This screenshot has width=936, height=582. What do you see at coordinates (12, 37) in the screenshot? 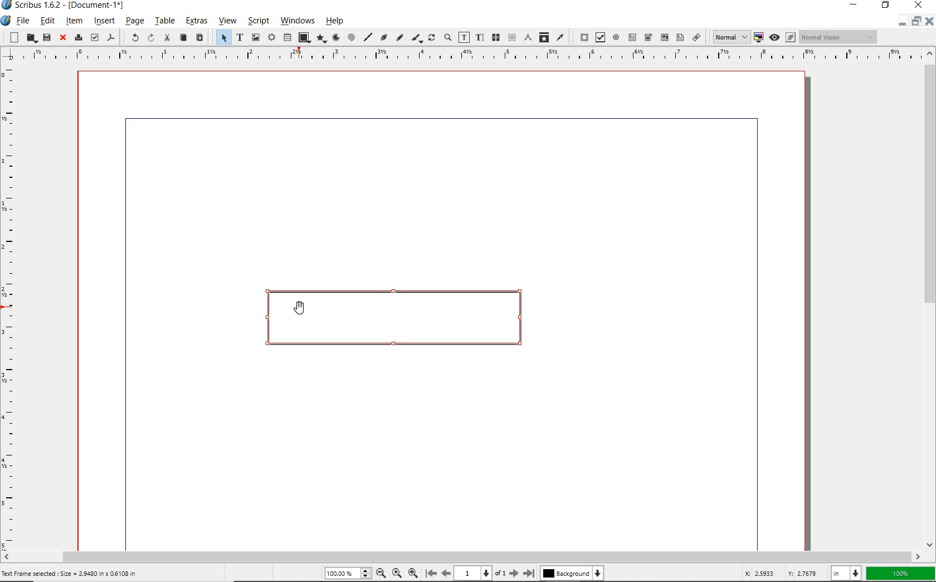
I see `new` at bounding box center [12, 37].